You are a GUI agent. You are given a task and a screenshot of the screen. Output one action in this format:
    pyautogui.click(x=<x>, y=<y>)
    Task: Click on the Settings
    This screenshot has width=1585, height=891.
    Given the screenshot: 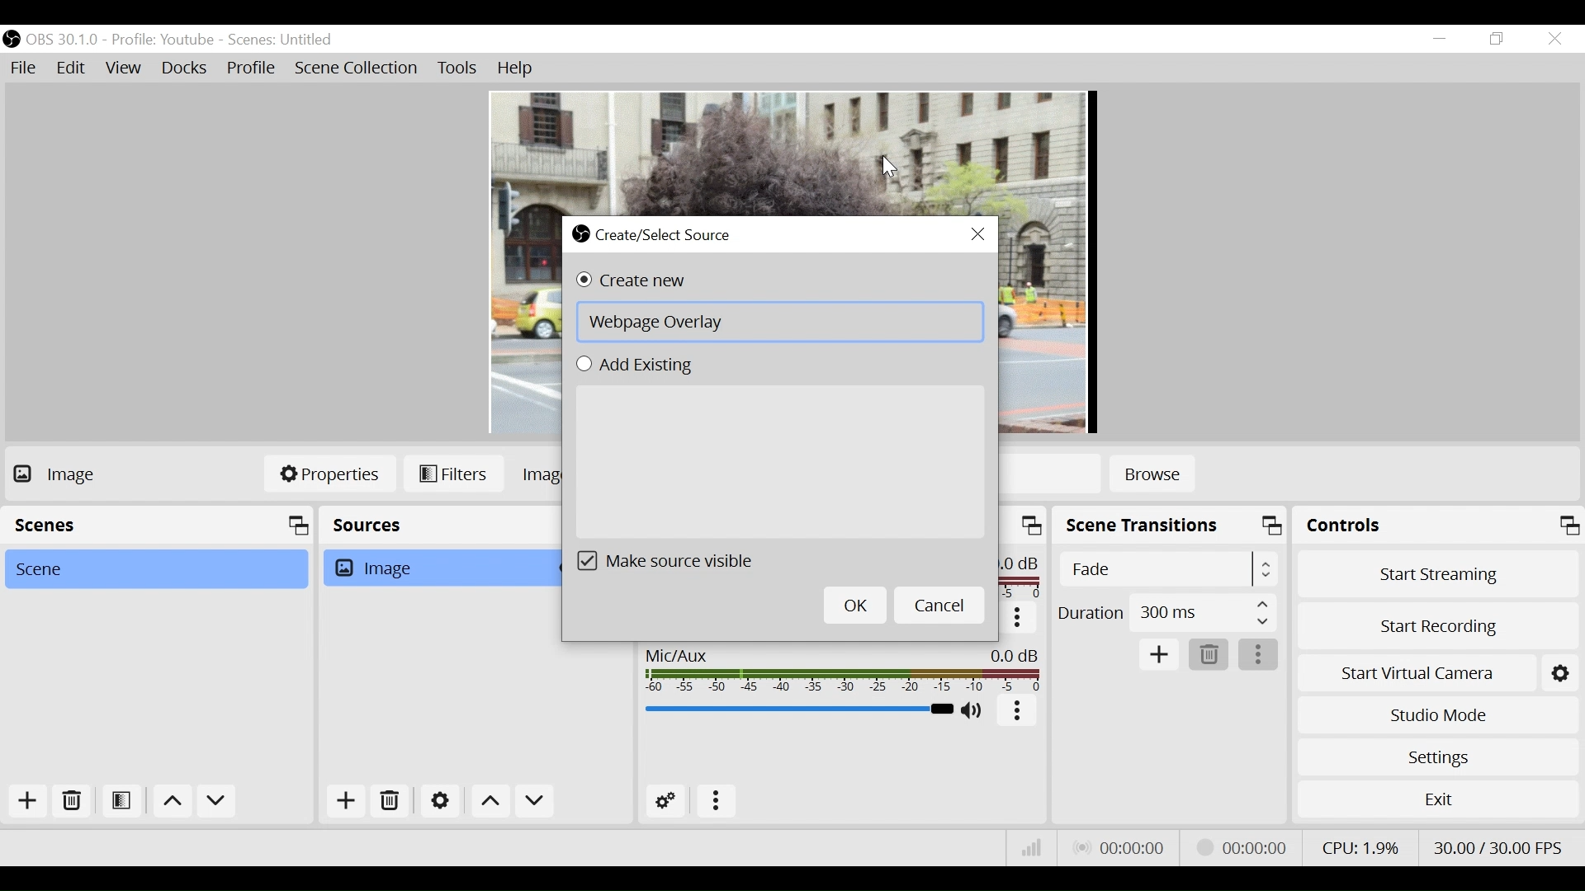 What is the action you would take?
    pyautogui.click(x=1438, y=755)
    